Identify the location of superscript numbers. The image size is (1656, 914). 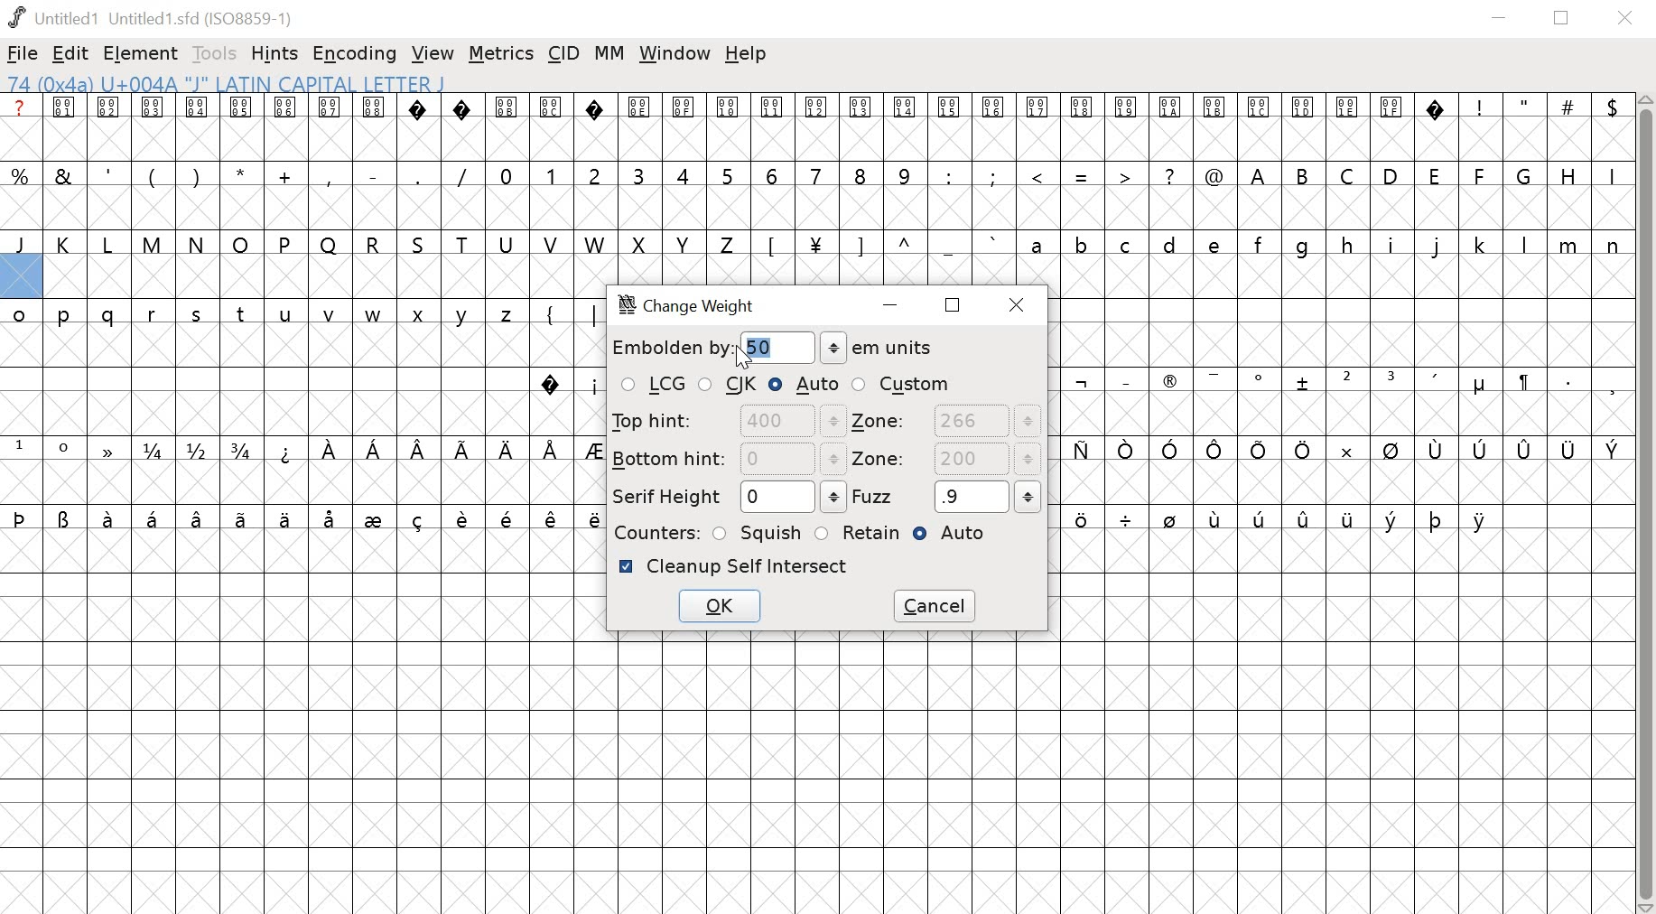
(42, 447).